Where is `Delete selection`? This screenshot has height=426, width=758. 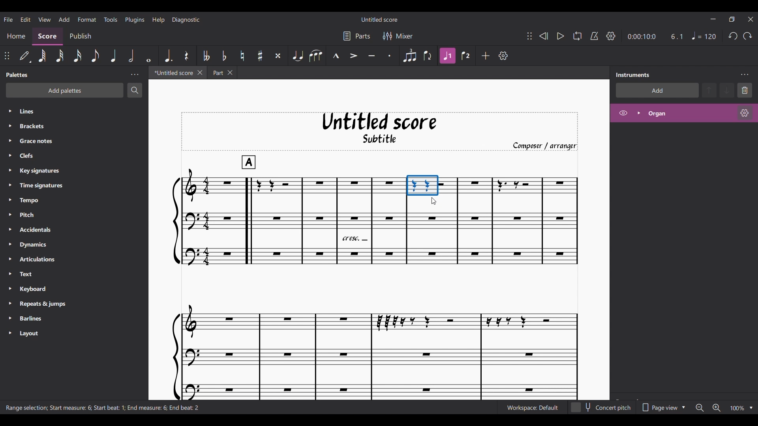
Delete selection is located at coordinates (745, 90).